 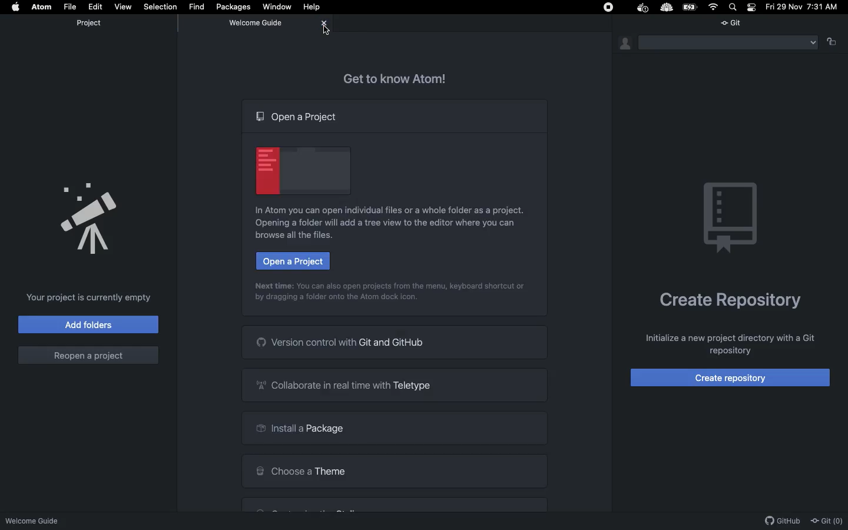 I want to click on Atom, so click(x=41, y=6).